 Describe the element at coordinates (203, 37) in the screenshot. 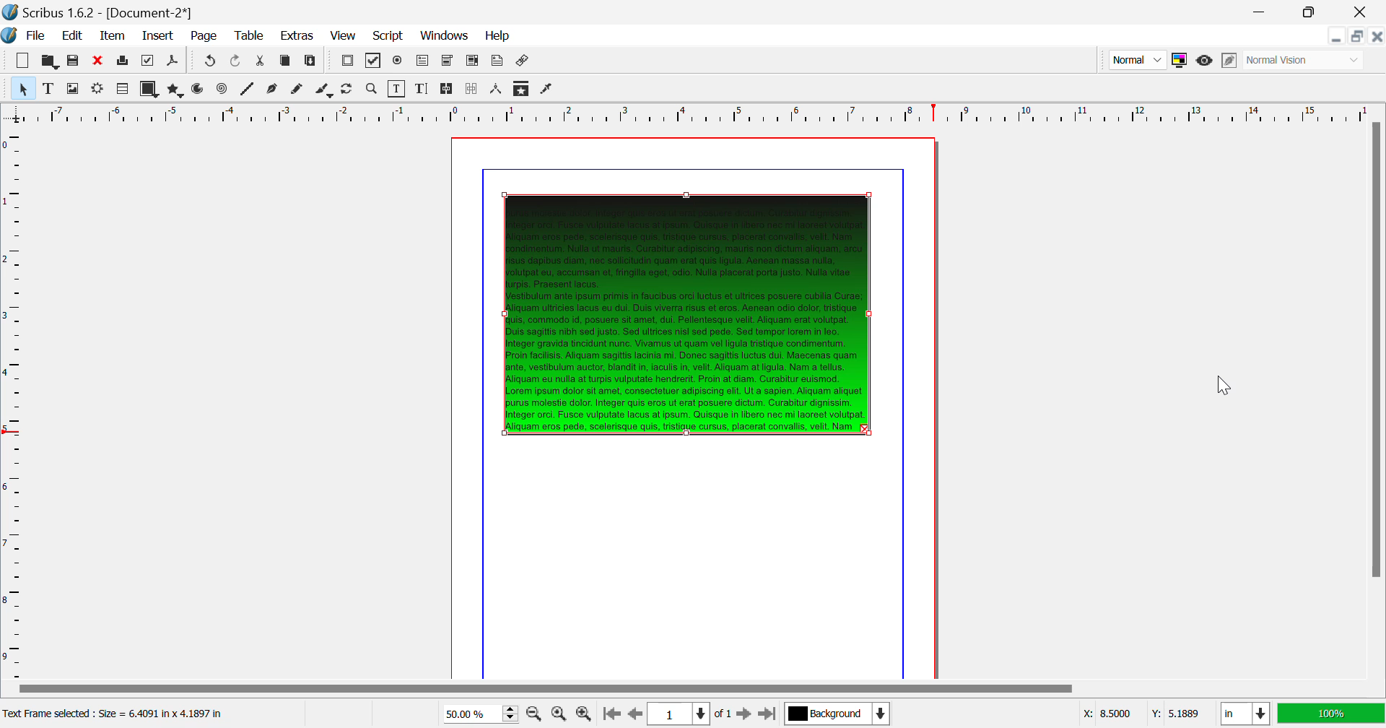

I see `Page` at that location.